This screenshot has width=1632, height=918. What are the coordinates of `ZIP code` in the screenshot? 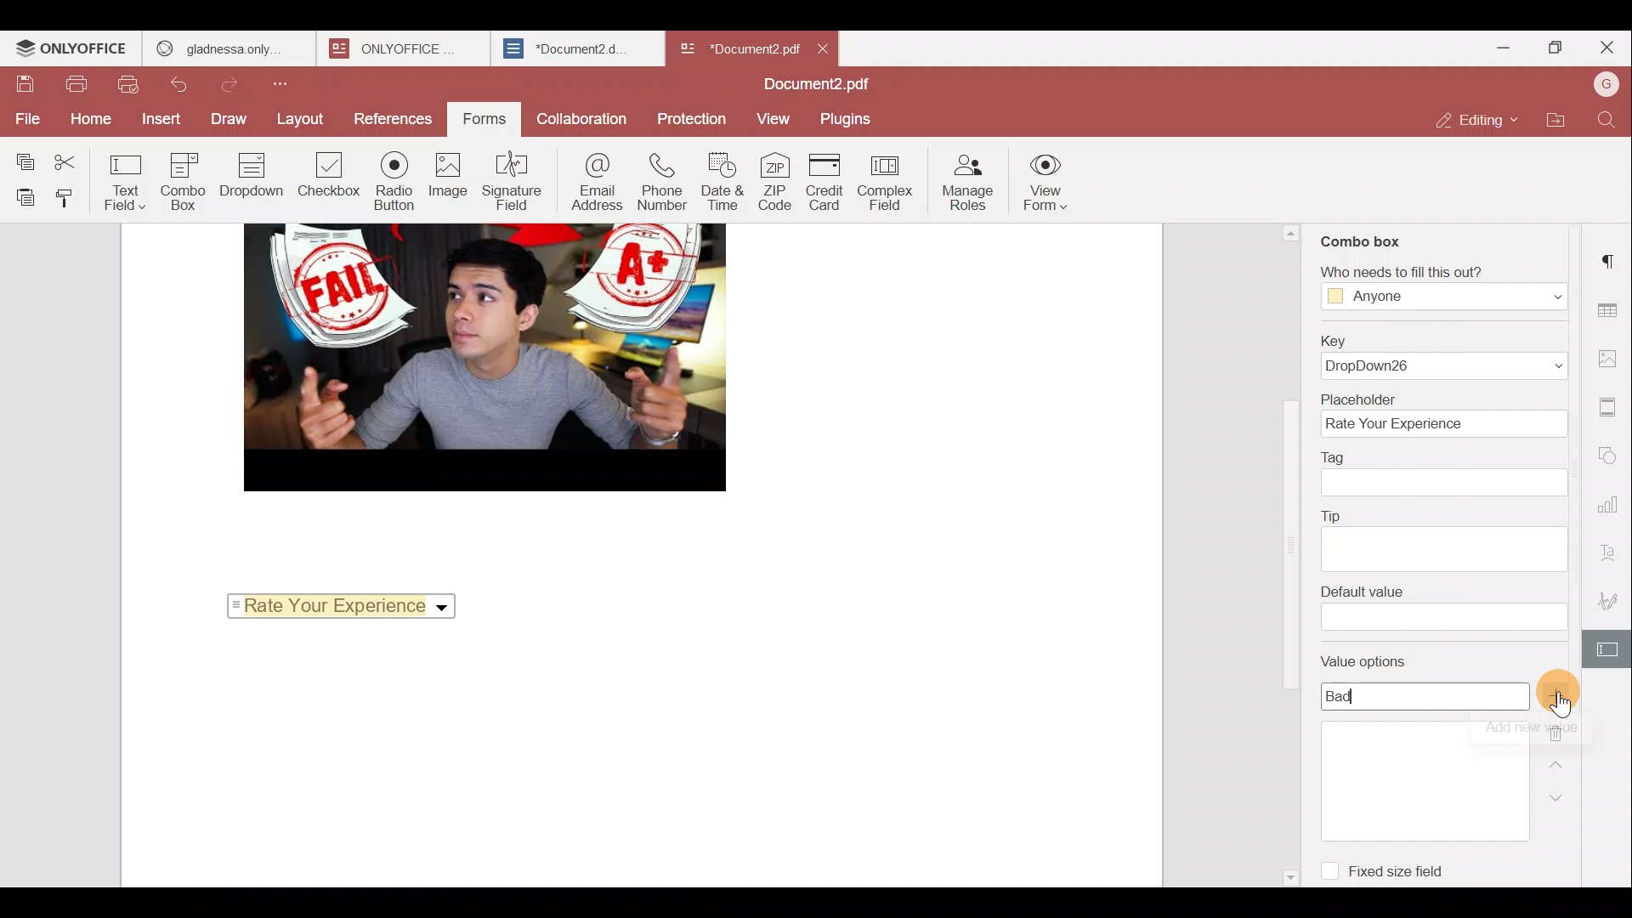 It's located at (776, 184).